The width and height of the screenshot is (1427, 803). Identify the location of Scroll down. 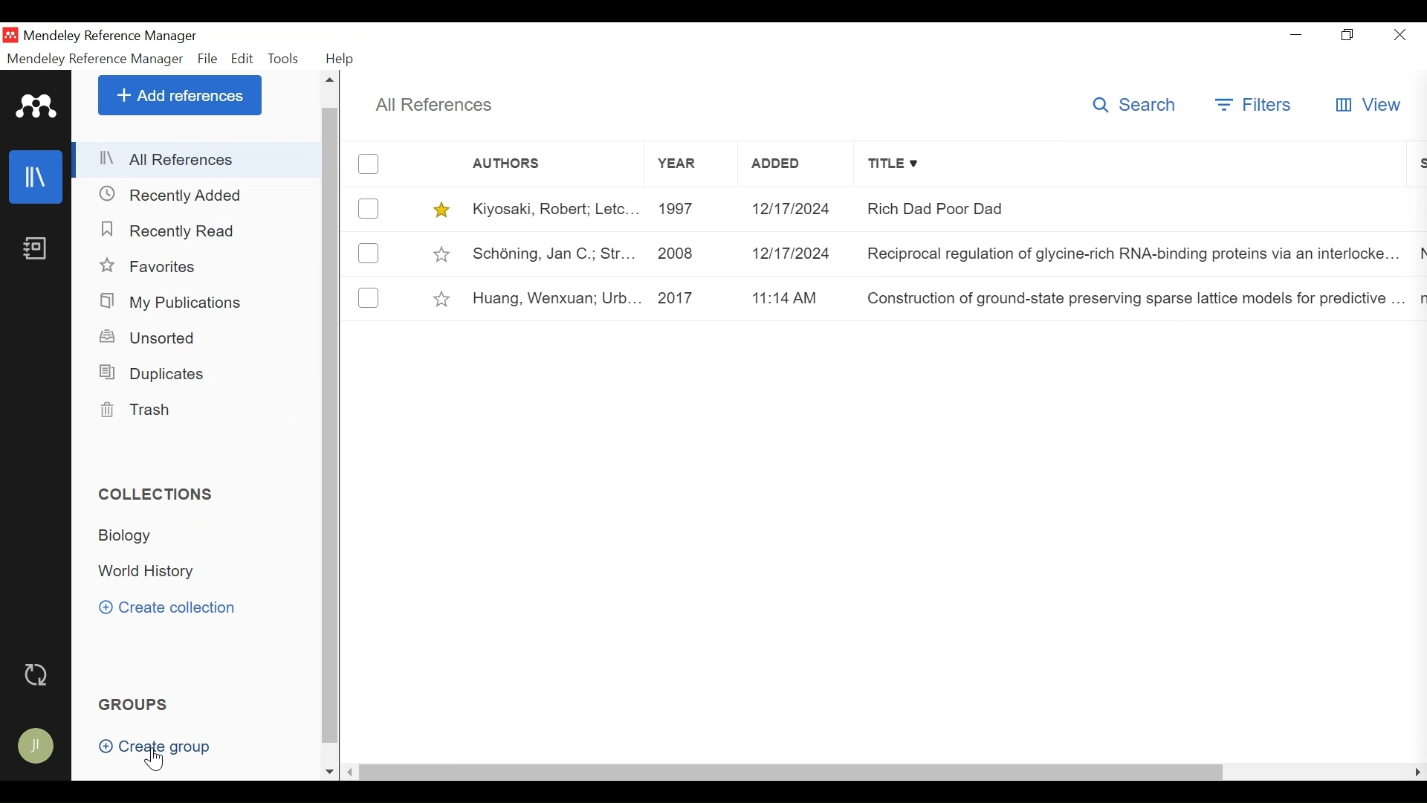
(331, 771).